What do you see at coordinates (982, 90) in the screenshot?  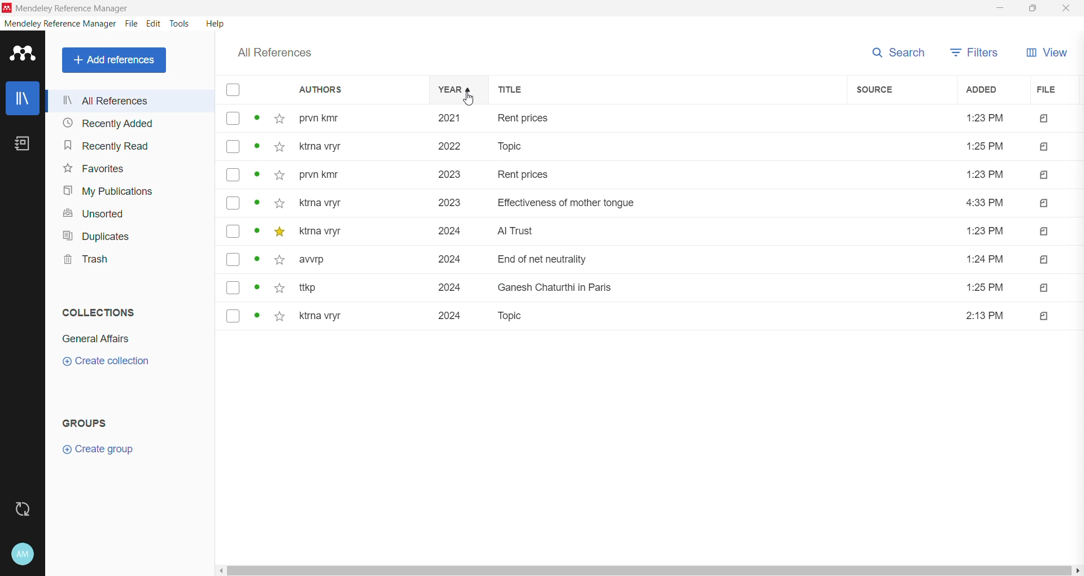 I see `added` at bounding box center [982, 90].